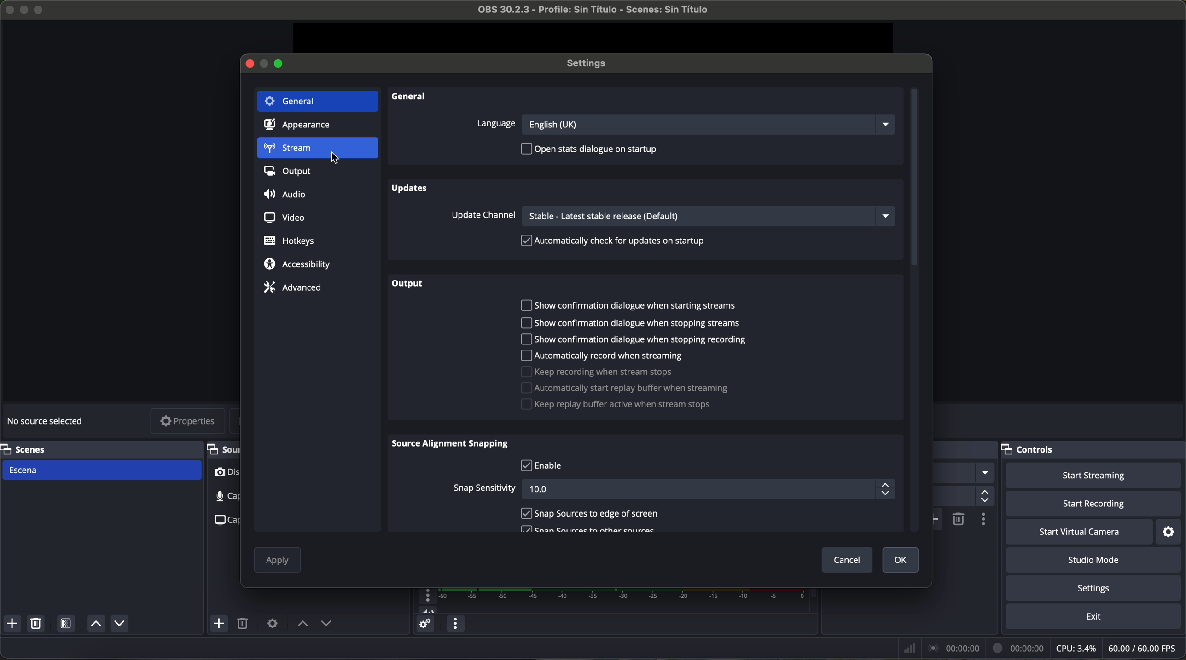  I want to click on audio, so click(287, 195).